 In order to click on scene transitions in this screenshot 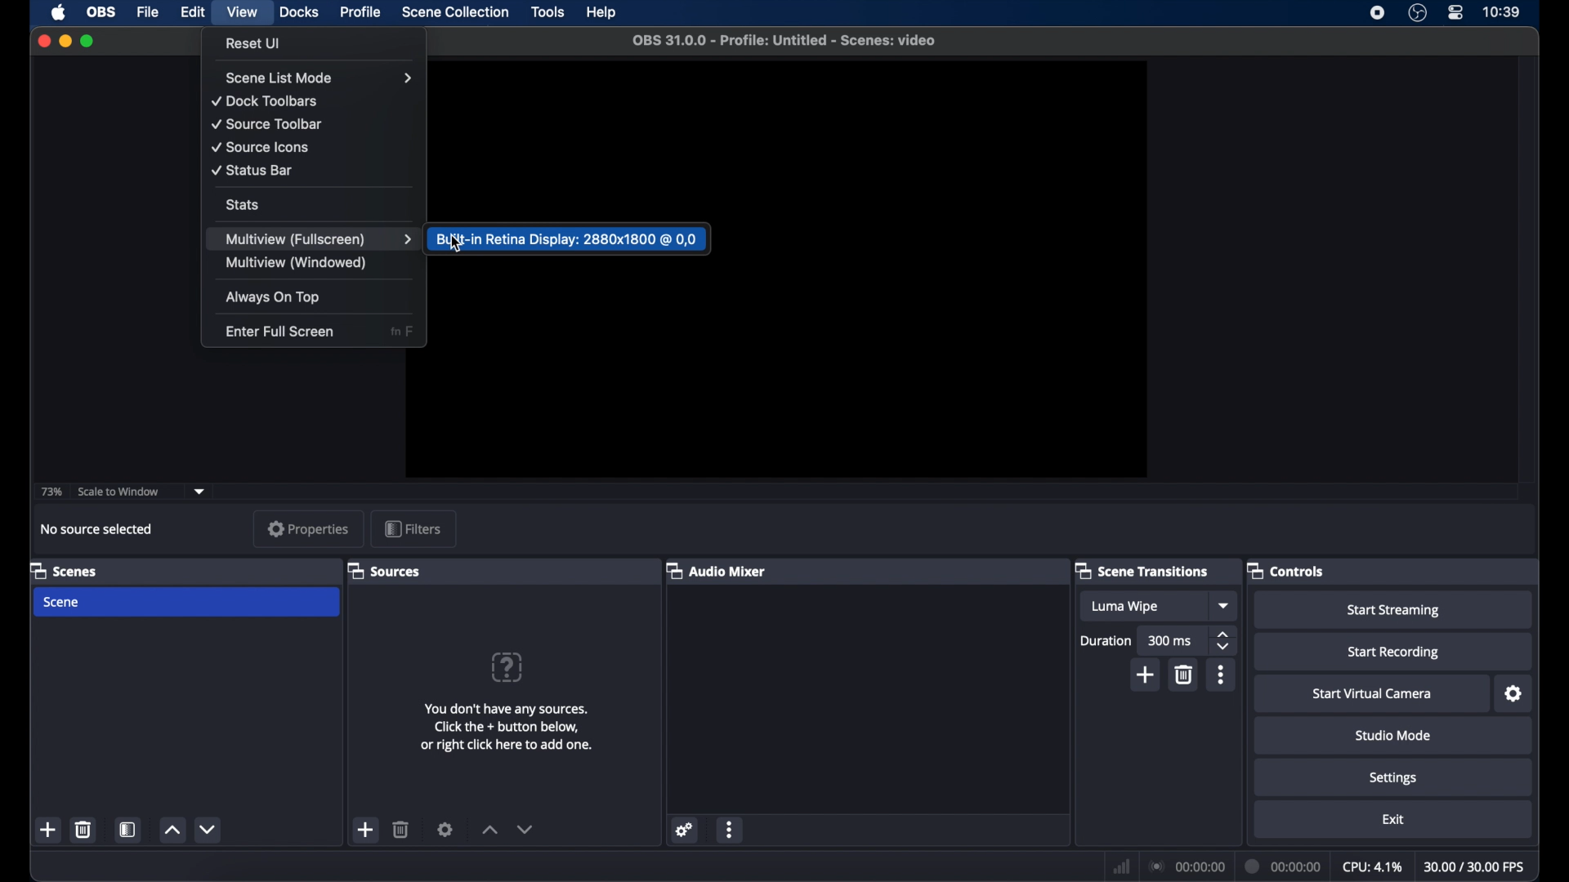, I will do `click(1142, 570)`.